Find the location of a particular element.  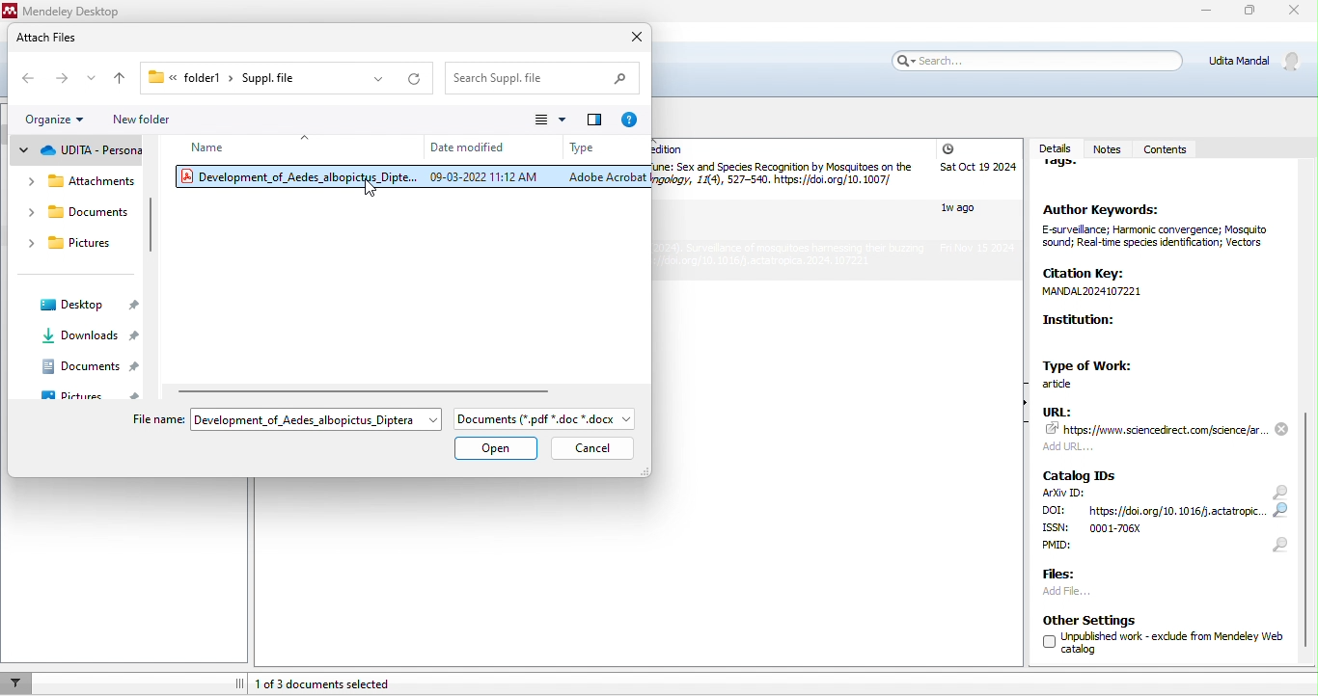

Institution: is located at coordinates (1127, 333).